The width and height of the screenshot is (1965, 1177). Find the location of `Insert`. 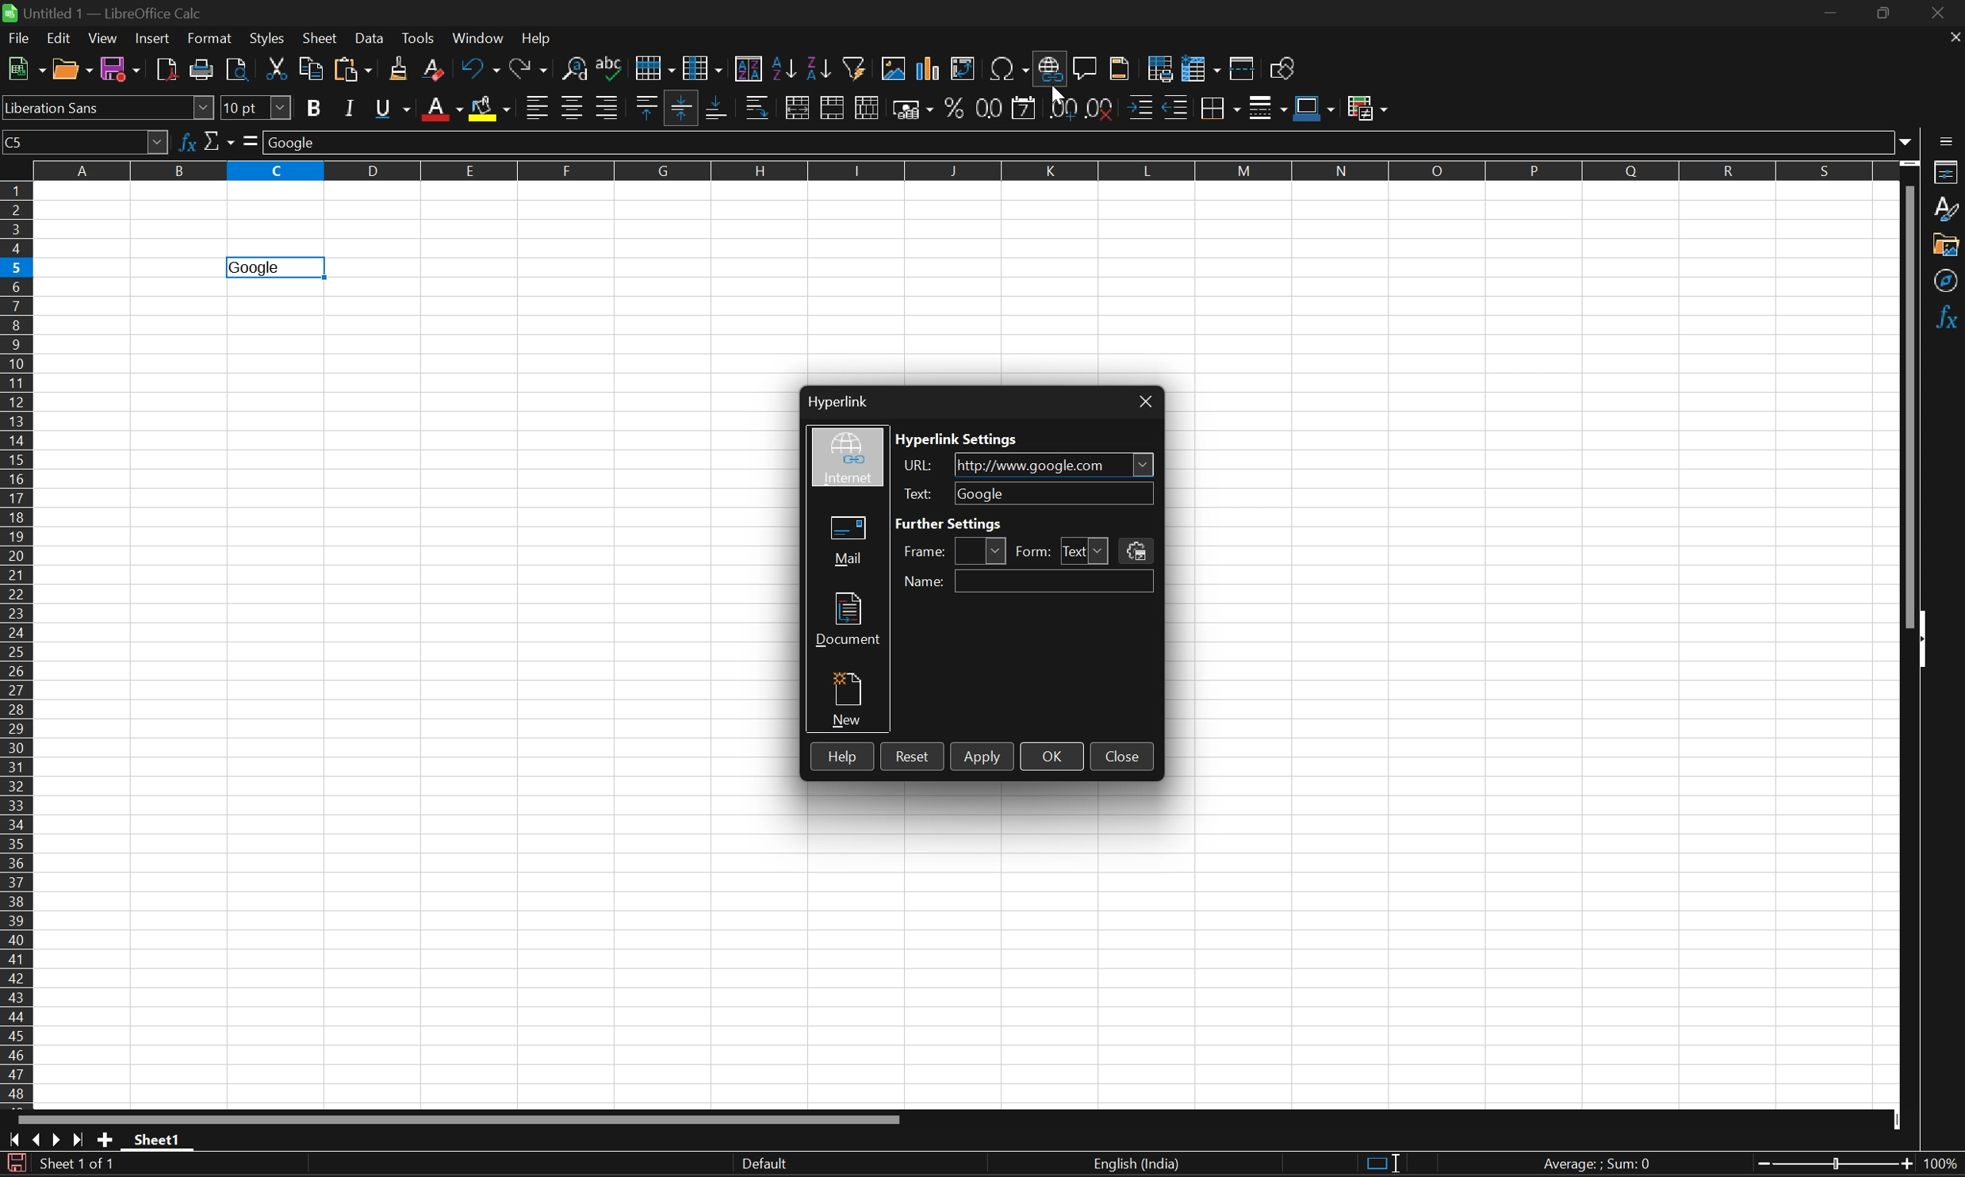

Insert is located at coordinates (155, 38).